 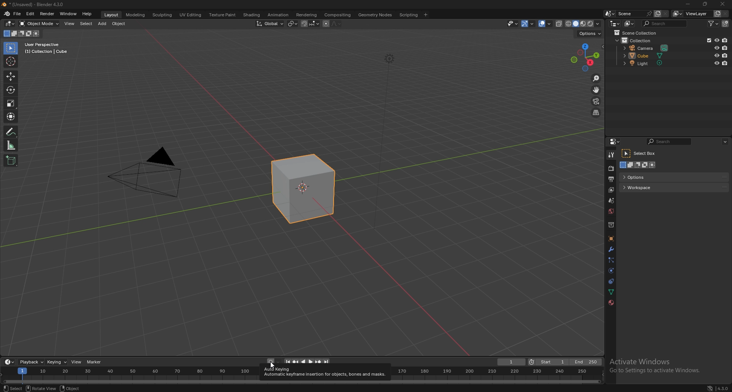 I want to click on select box, so click(x=640, y=153).